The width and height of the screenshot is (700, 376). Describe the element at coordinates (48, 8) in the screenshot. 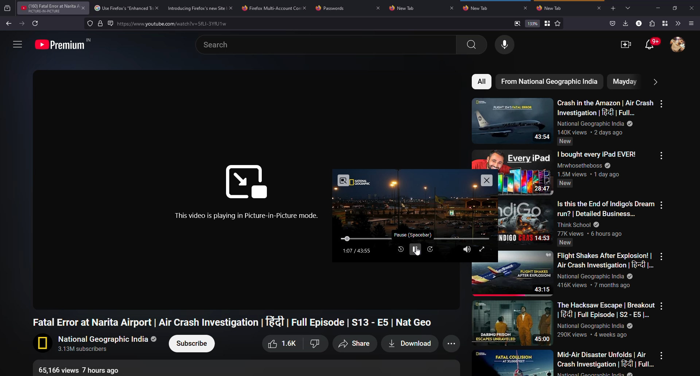

I see `YouTube tab` at that location.